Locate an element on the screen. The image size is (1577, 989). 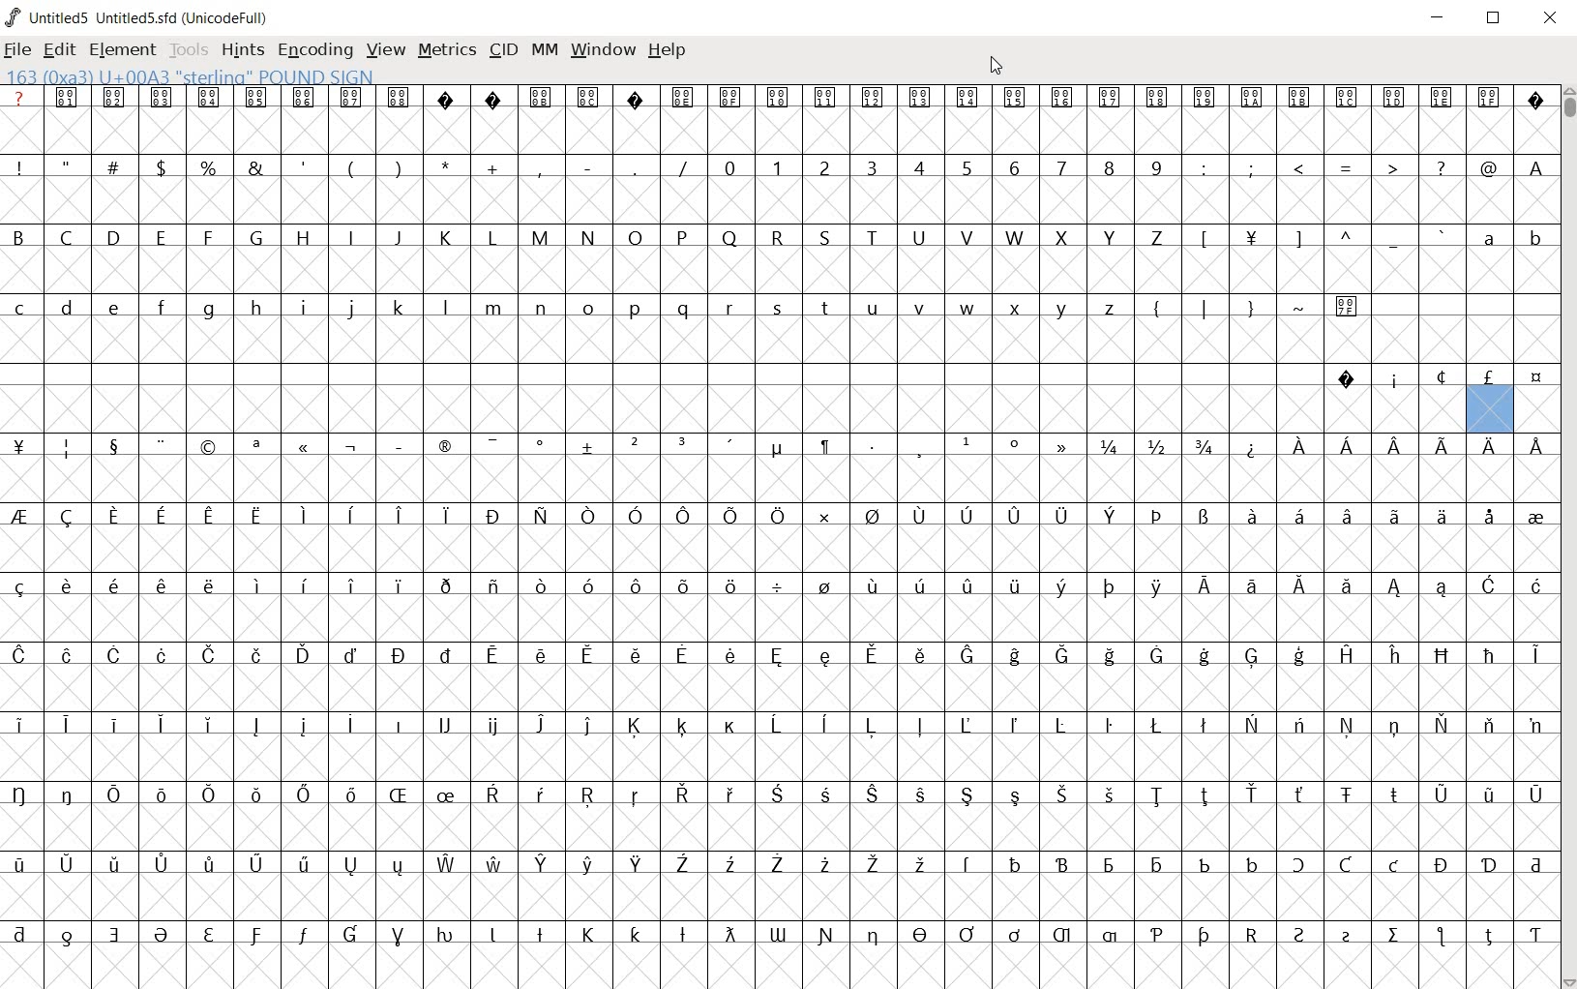
A is located at coordinates (1533, 166).